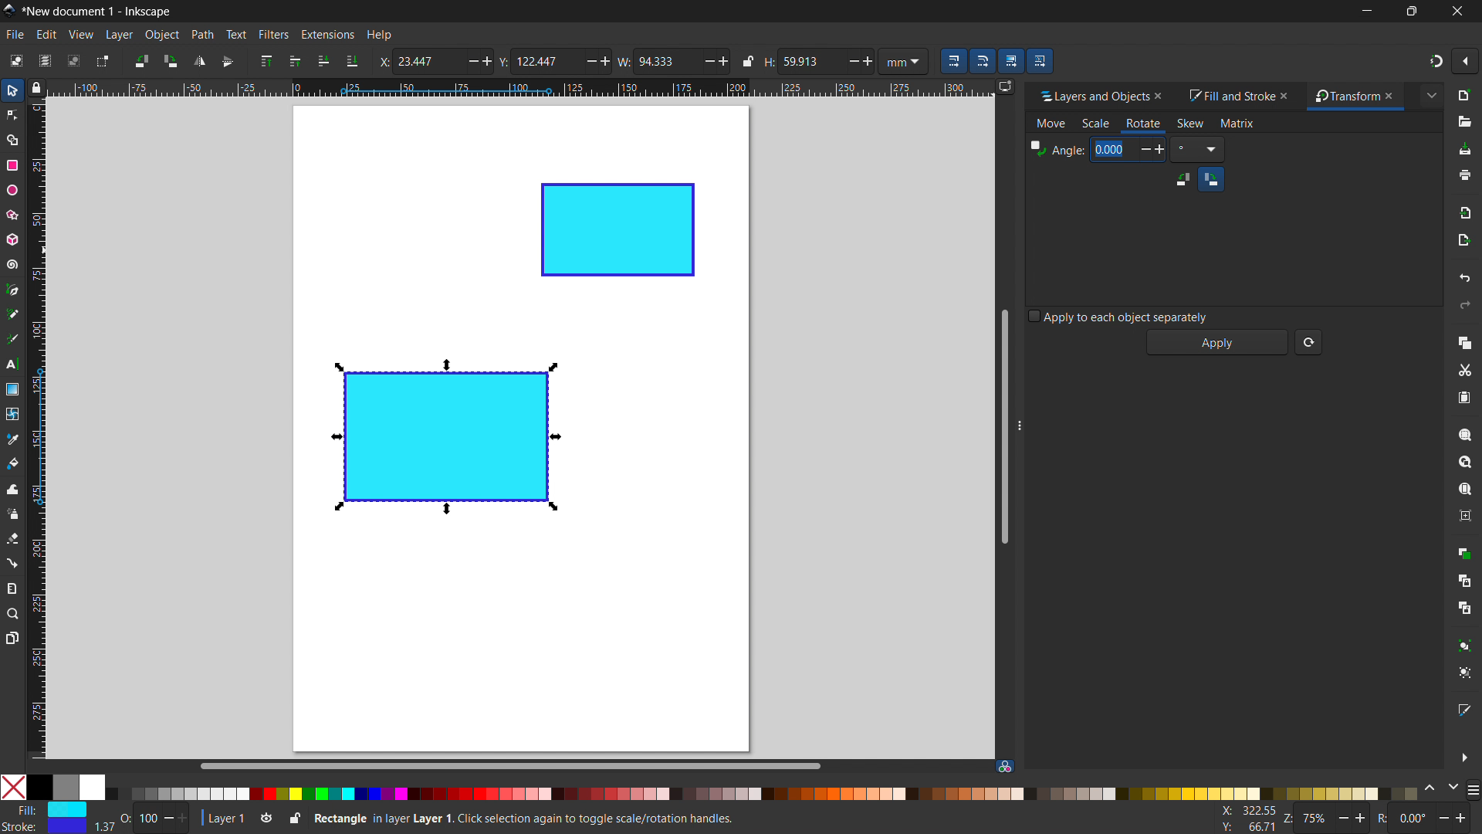  Describe the element at coordinates (1464, 608) in the screenshot. I see `unlink clone` at that location.